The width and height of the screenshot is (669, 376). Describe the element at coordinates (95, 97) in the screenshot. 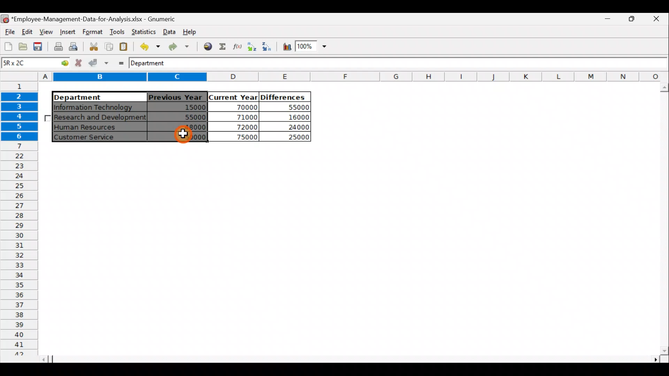

I see `Department` at that location.